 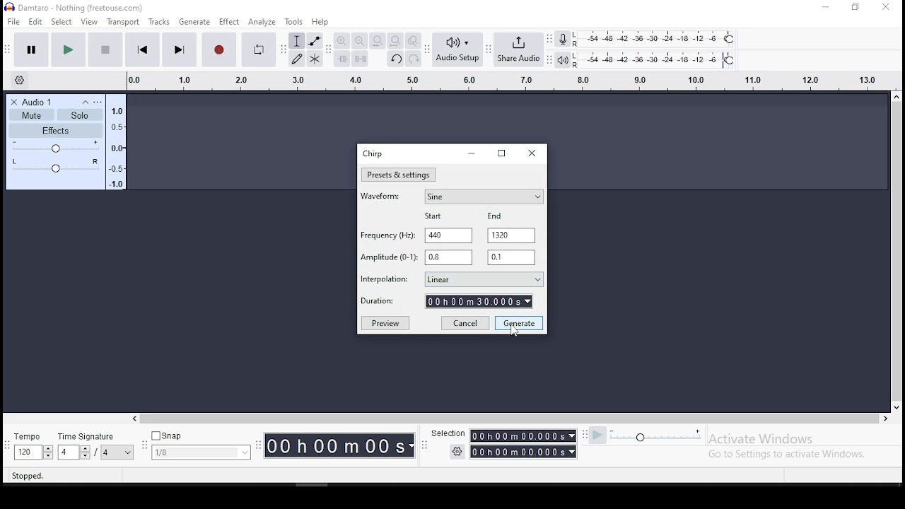 What do you see at coordinates (531, 152) in the screenshot?
I see `close window` at bounding box center [531, 152].